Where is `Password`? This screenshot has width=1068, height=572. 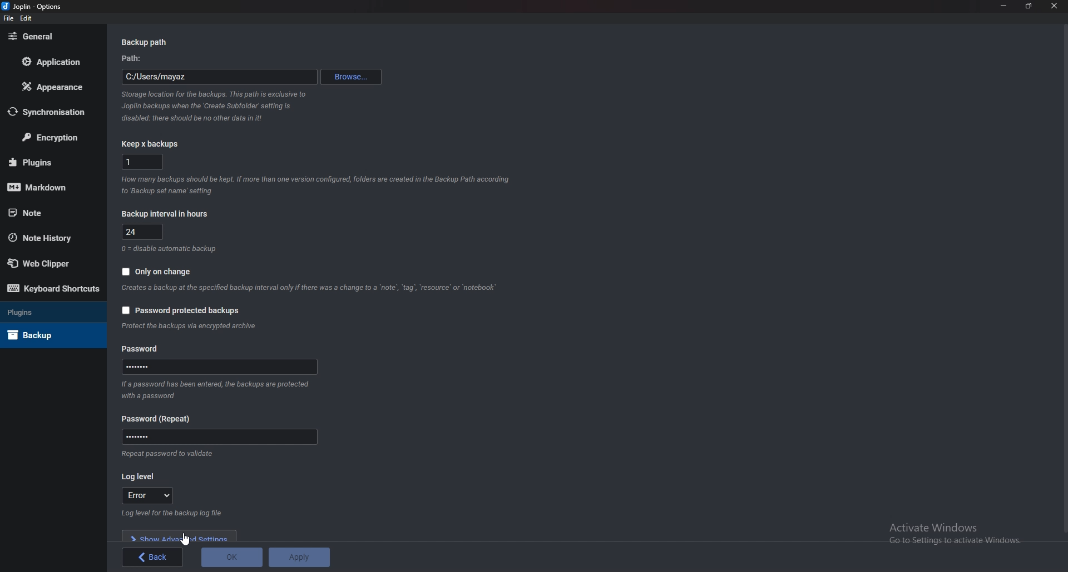 Password is located at coordinates (221, 367).